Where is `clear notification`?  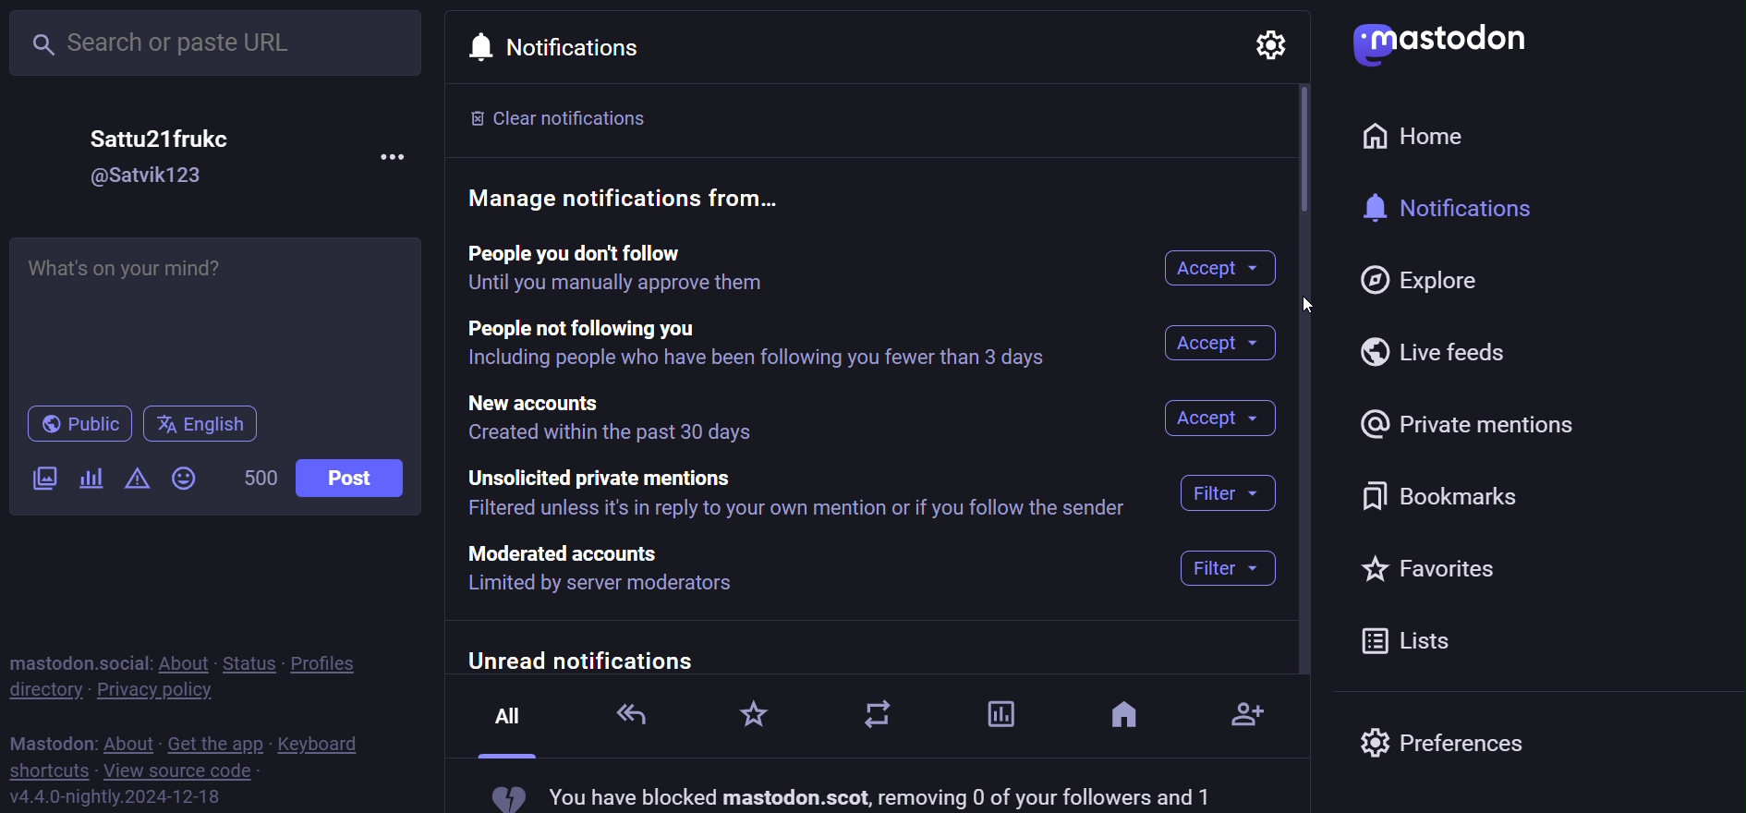
clear notification is located at coordinates (566, 117).